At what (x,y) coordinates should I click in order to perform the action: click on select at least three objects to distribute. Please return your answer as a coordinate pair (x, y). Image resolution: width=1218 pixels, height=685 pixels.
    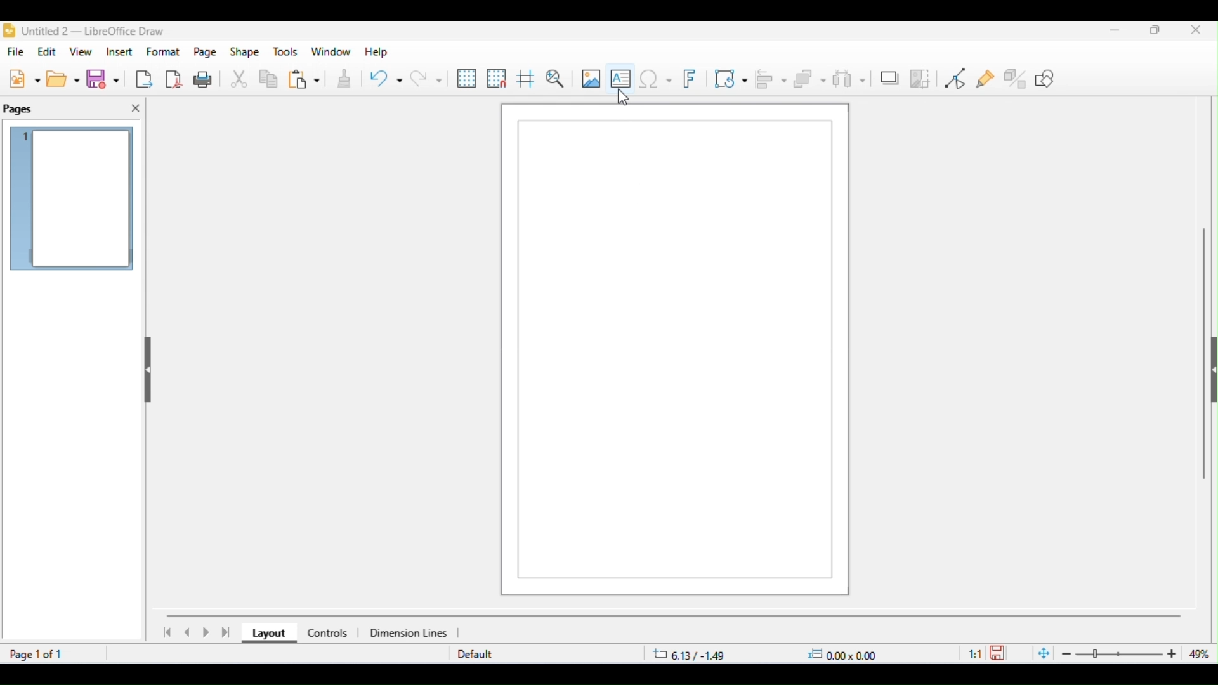
    Looking at the image, I should click on (849, 77).